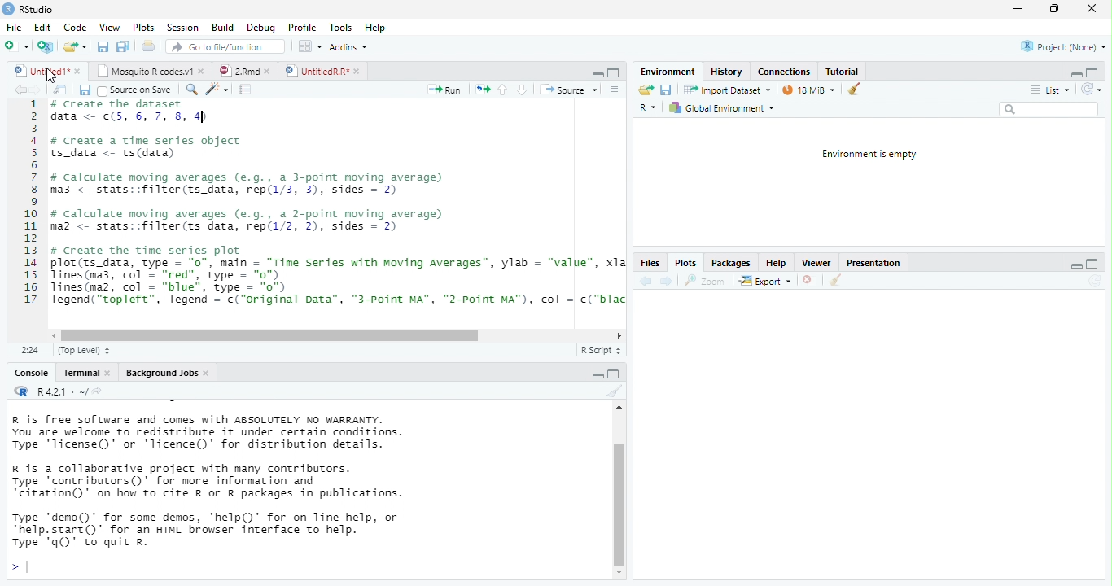  Describe the element at coordinates (20, 391) in the screenshot. I see `R` at that location.